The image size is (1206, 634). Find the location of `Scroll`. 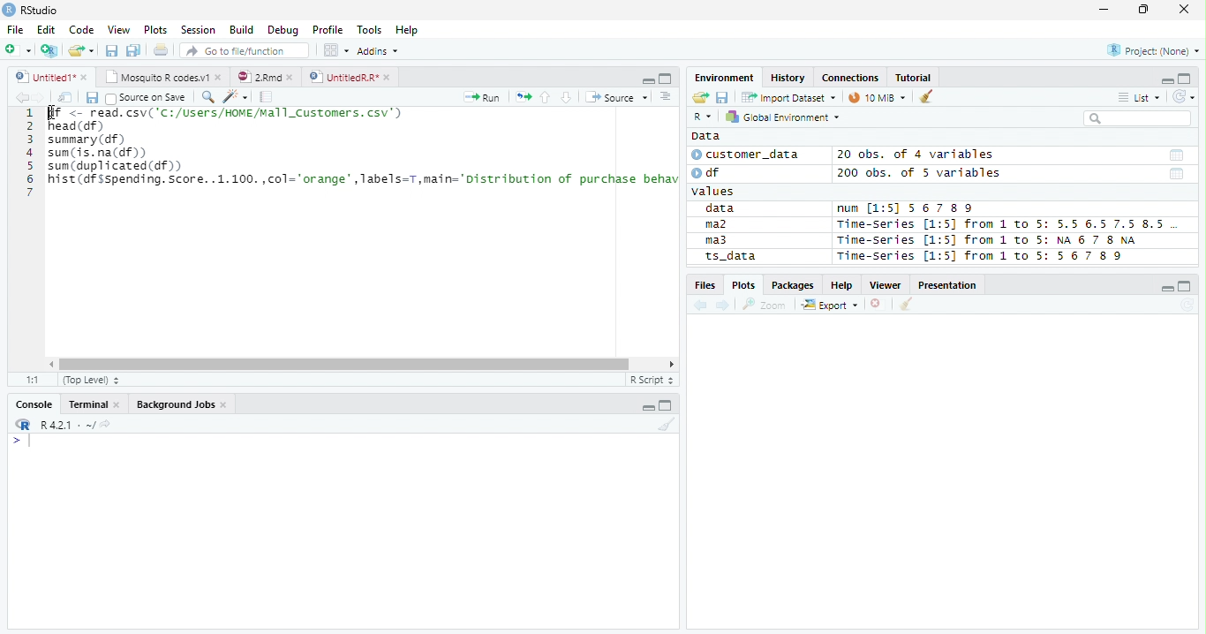

Scroll is located at coordinates (359, 366).